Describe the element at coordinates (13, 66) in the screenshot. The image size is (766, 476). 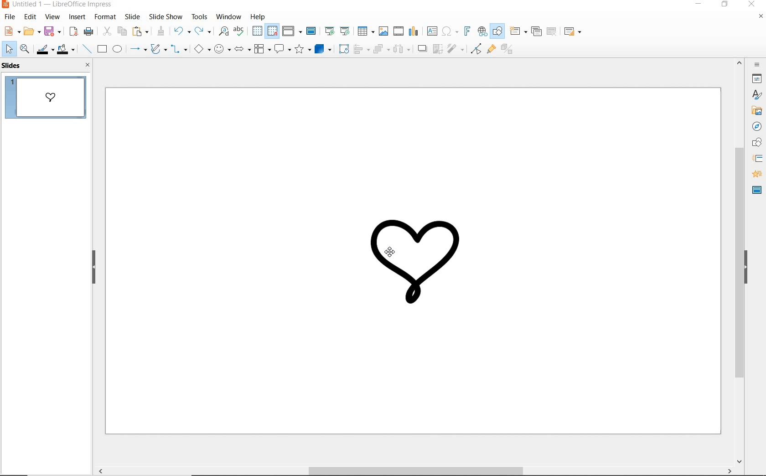
I see `SLIDES` at that location.